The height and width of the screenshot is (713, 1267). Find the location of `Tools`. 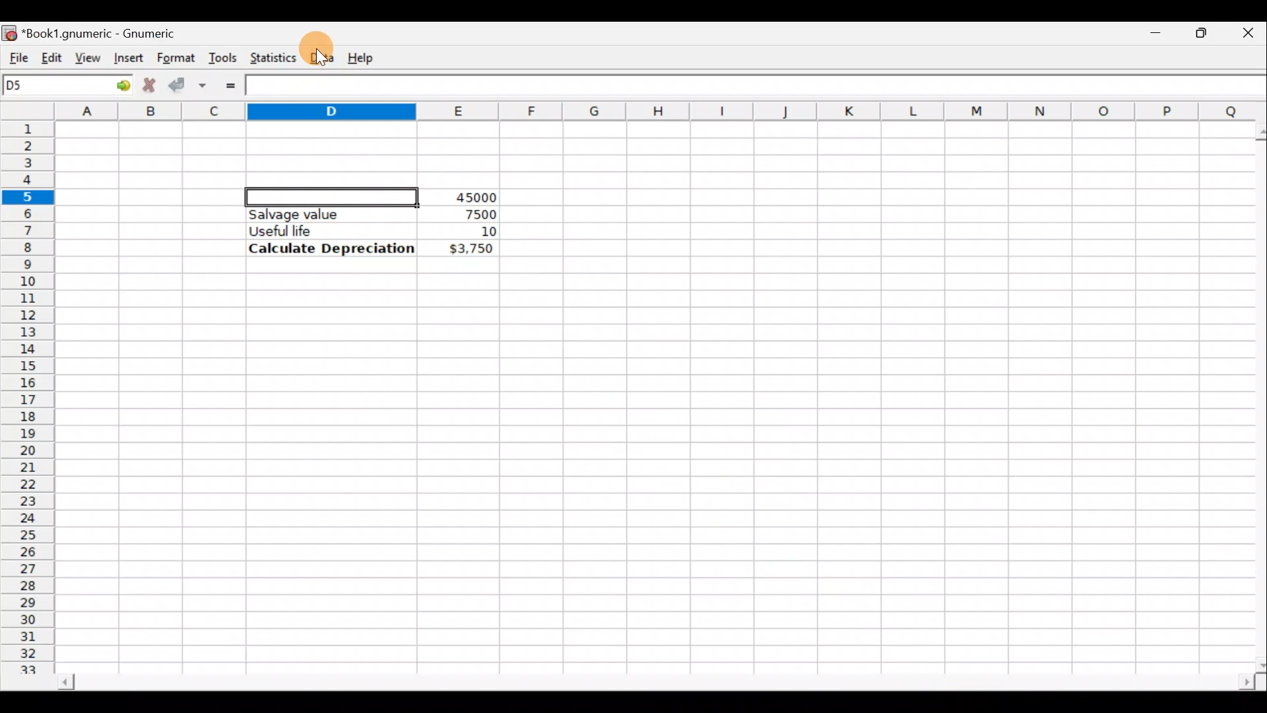

Tools is located at coordinates (222, 57).